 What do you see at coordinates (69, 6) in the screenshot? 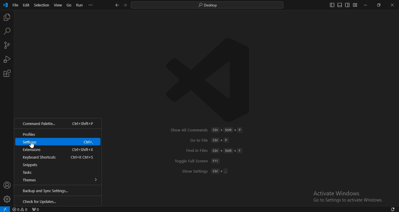
I see `go` at bounding box center [69, 6].